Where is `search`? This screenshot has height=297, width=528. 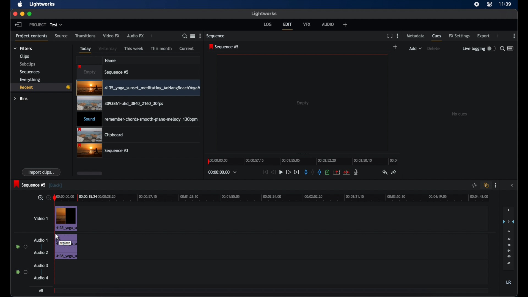 search is located at coordinates (502, 49).